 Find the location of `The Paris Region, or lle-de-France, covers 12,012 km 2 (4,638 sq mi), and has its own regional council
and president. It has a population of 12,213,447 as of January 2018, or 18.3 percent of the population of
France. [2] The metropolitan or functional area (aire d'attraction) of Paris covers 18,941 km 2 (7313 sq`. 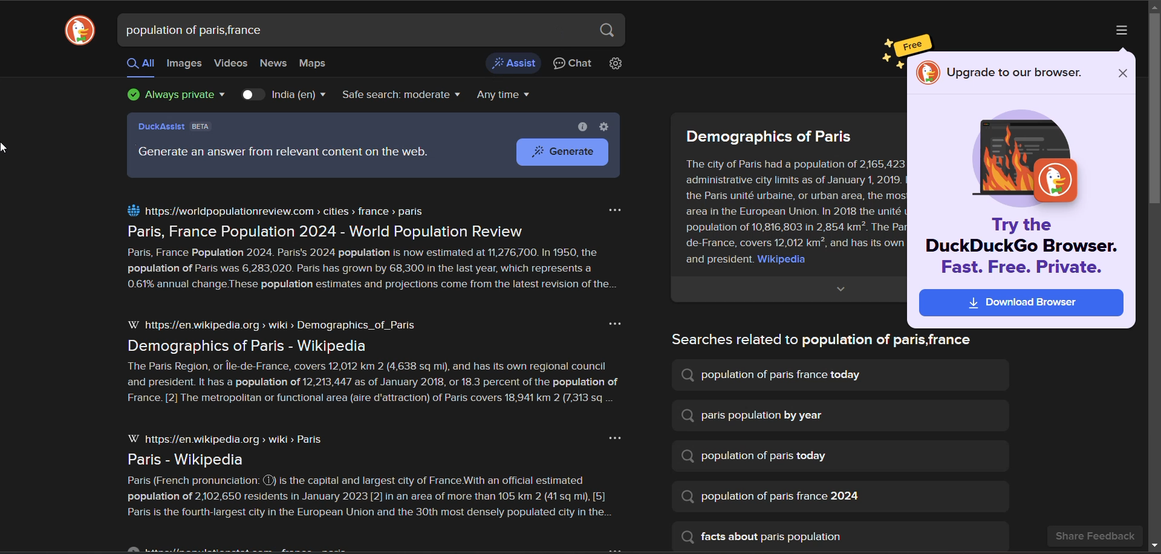

The Paris Region, or lle-de-France, covers 12,012 km 2 (4,638 sq mi), and has its own regional council
and president. It has a population of 12,213,447 as of January 2018, or 18.3 percent of the population of
France. [2] The metropolitan or functional area (aire d'attraction) of Paris covers 18,941 km 2 (7313 sq is located at coordinates (376, 386).